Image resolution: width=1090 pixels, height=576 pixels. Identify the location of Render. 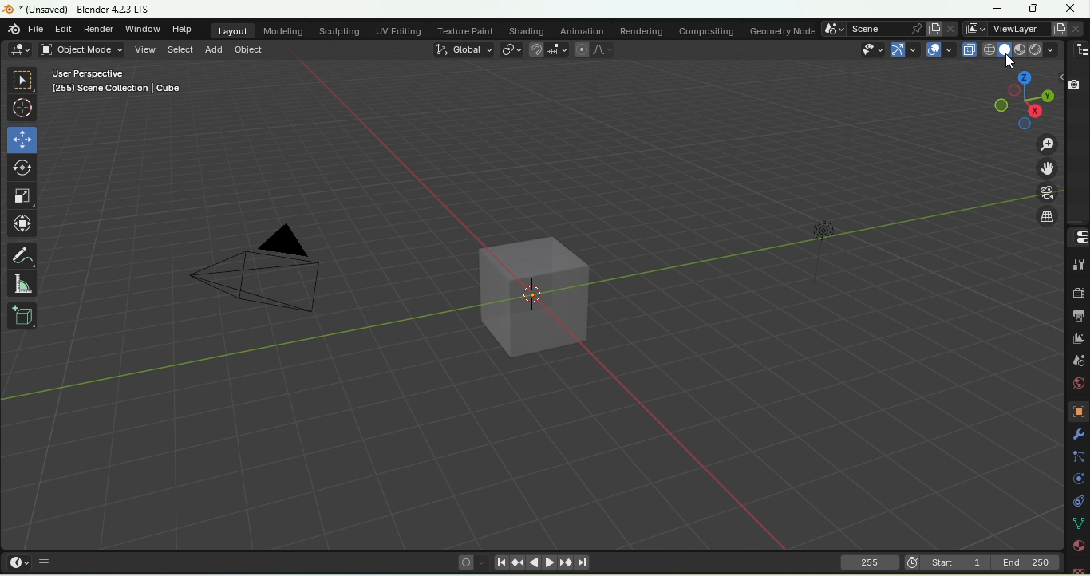
(1078, 292).